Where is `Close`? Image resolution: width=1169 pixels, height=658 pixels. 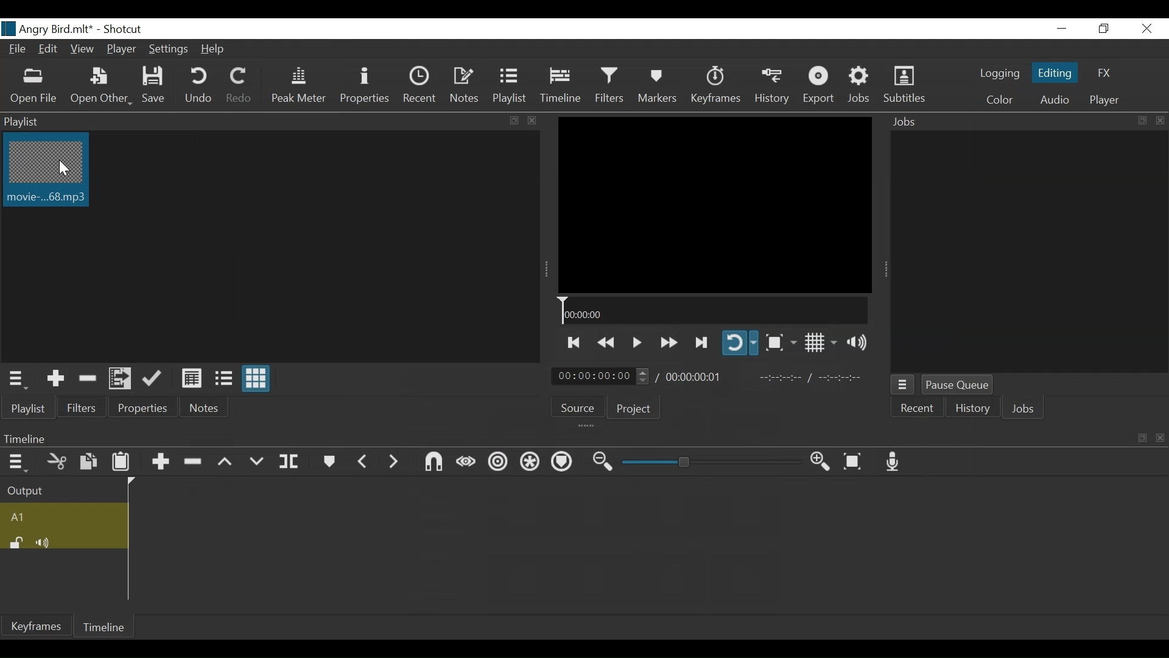 Close is located at coordinates (1148, 29).